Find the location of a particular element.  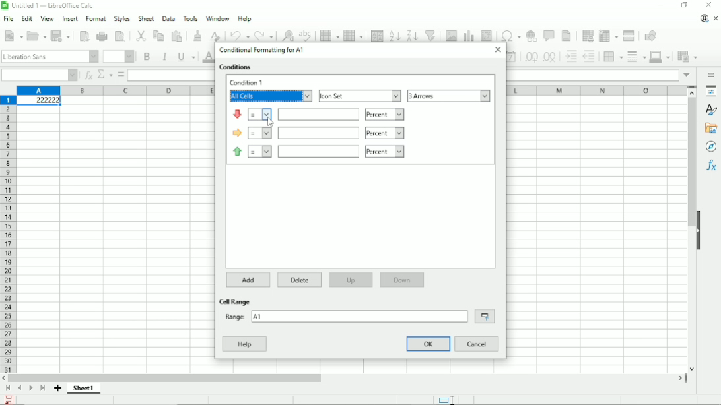

Add decimal place is located at coordinates (530, 57).